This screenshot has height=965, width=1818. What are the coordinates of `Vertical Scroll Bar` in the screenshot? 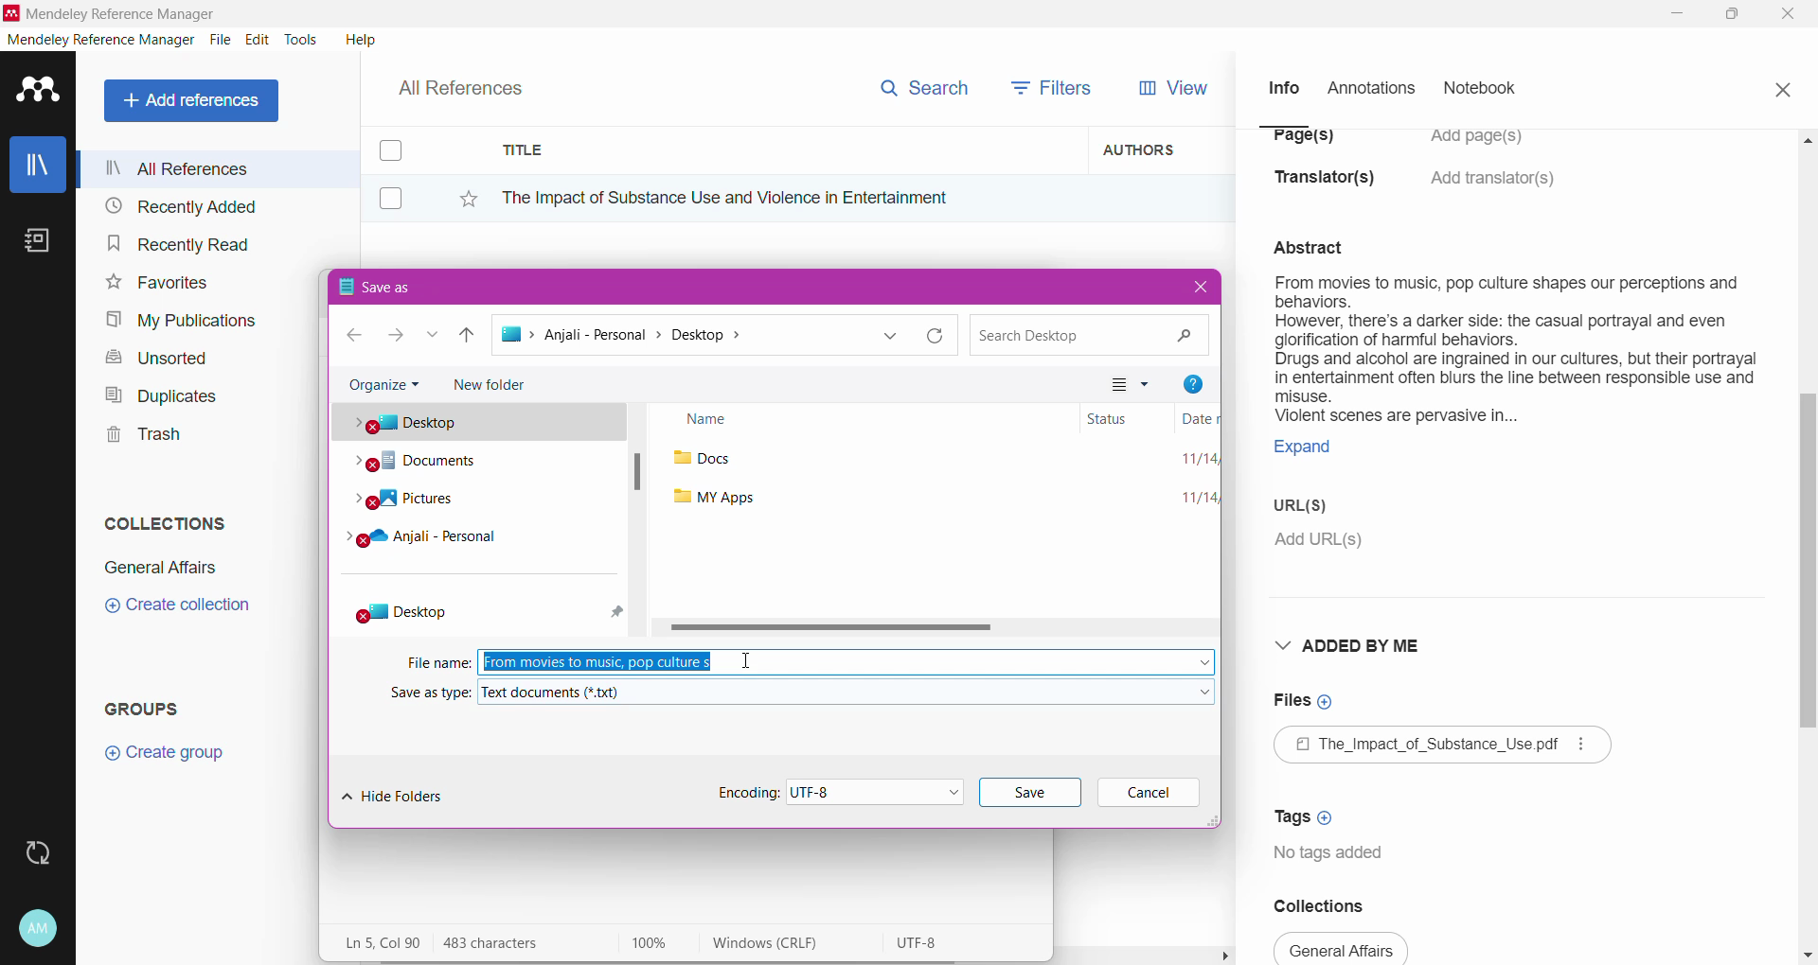 It's located at (640, 523).